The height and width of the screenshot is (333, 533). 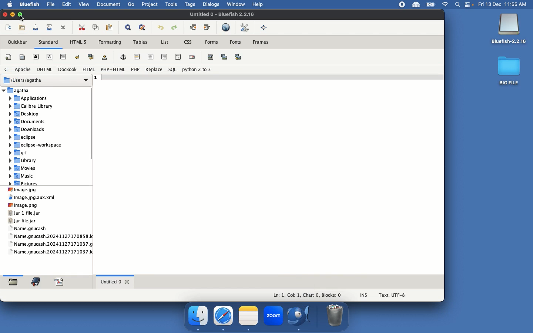 I want to click on Date time, so click(x=505, y=4).